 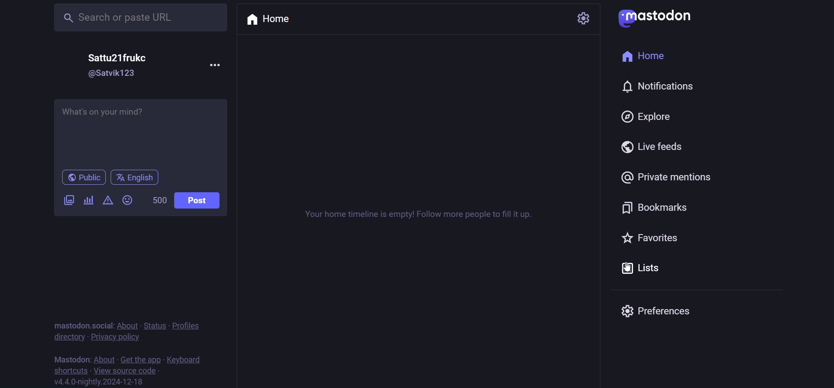 I want to click on about, so click(x=126, y=324).